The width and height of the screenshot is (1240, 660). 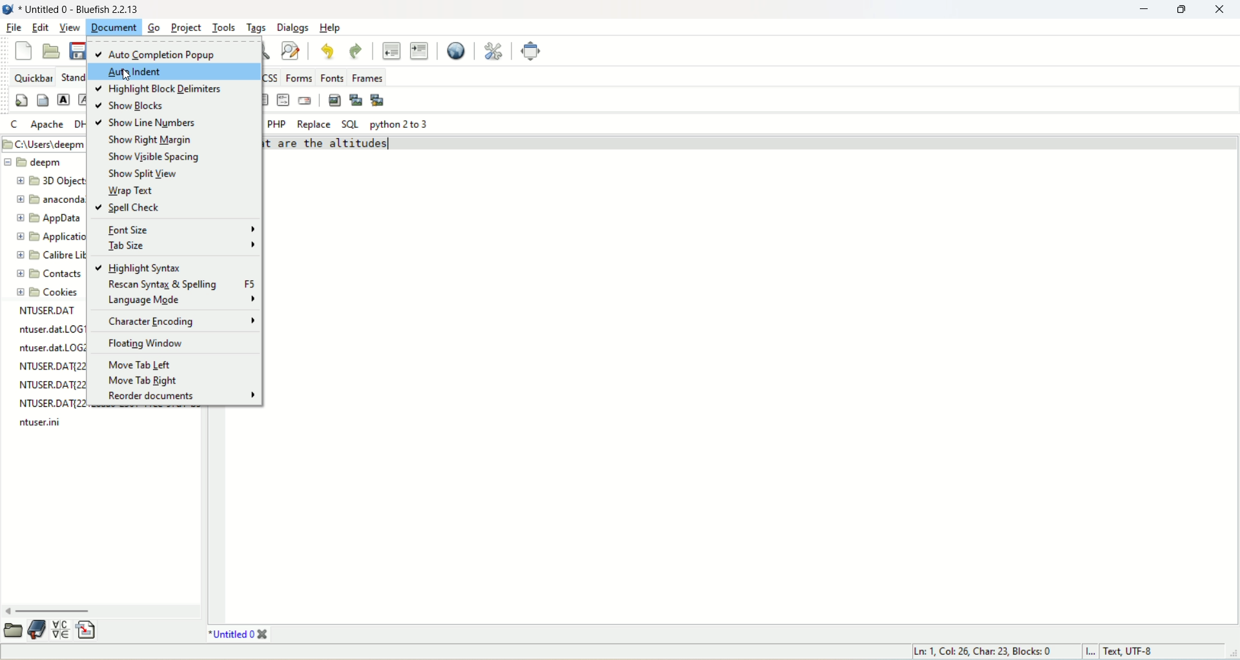 What do you see at coordinates (8, 9) in the screenshot?
I see `logo` at bounding box center [8, 9].